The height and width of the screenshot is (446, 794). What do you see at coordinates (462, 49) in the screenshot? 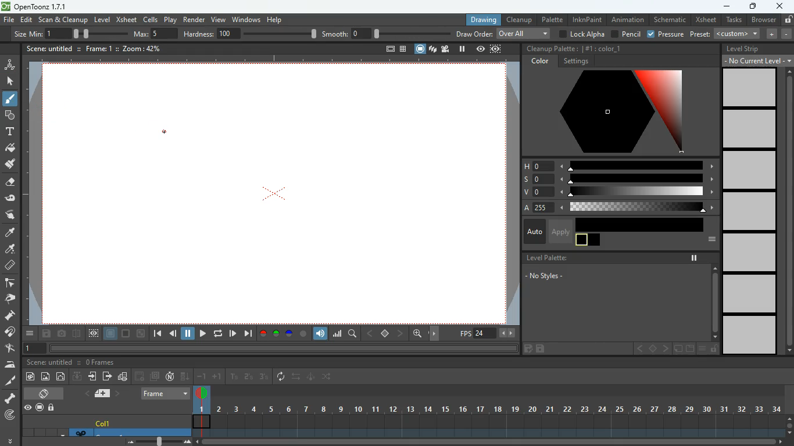
I see `pause` at bounding box center [462, 49].